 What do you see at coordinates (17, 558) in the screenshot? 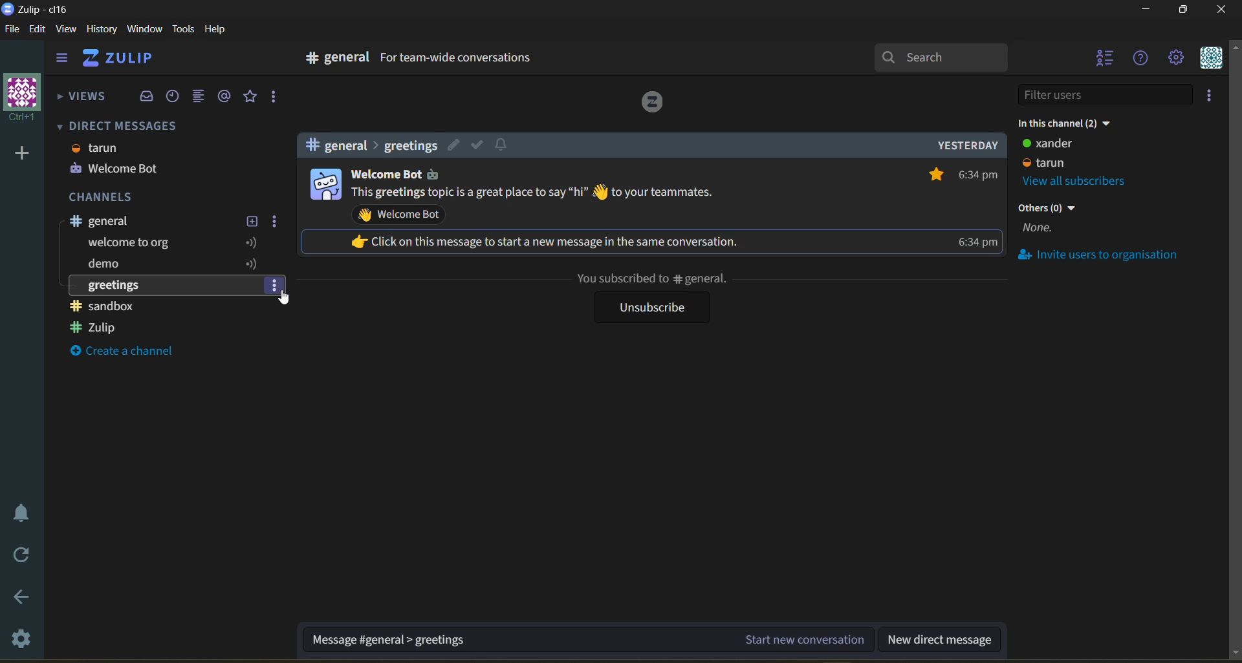
I see `reload` at bounding box center [17, 558].